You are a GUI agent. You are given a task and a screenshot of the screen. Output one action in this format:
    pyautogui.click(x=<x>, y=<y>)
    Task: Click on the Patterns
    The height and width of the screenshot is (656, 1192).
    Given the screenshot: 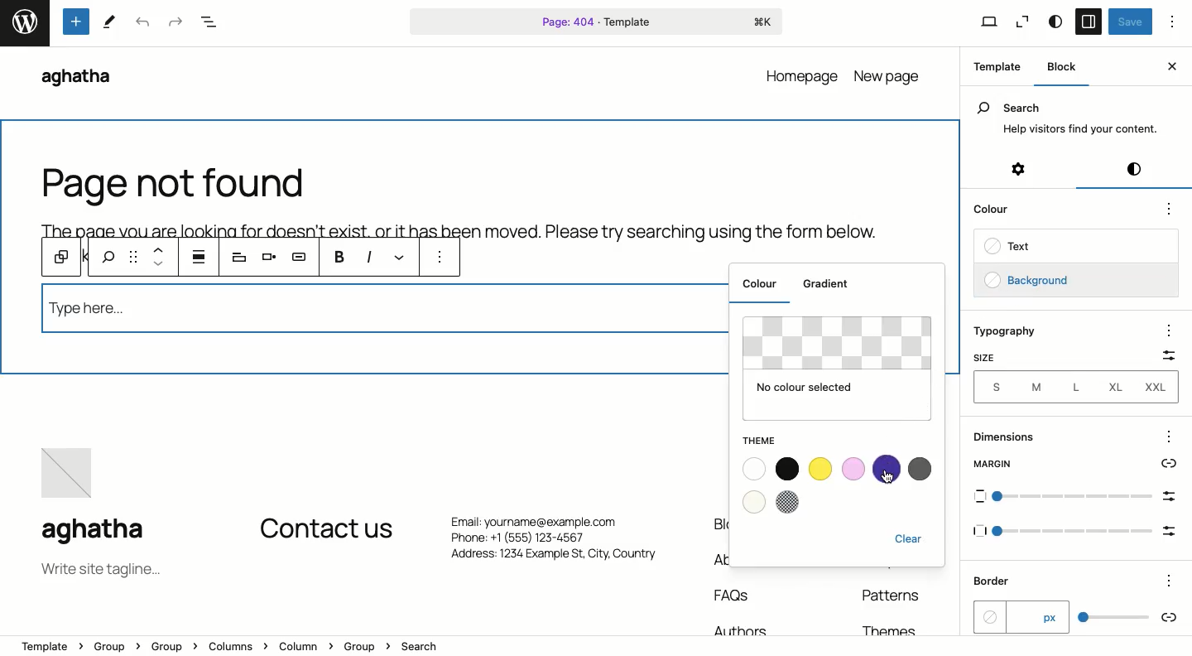 What is the action you would take?
    pyautogui.click(x=895, y=601)
    